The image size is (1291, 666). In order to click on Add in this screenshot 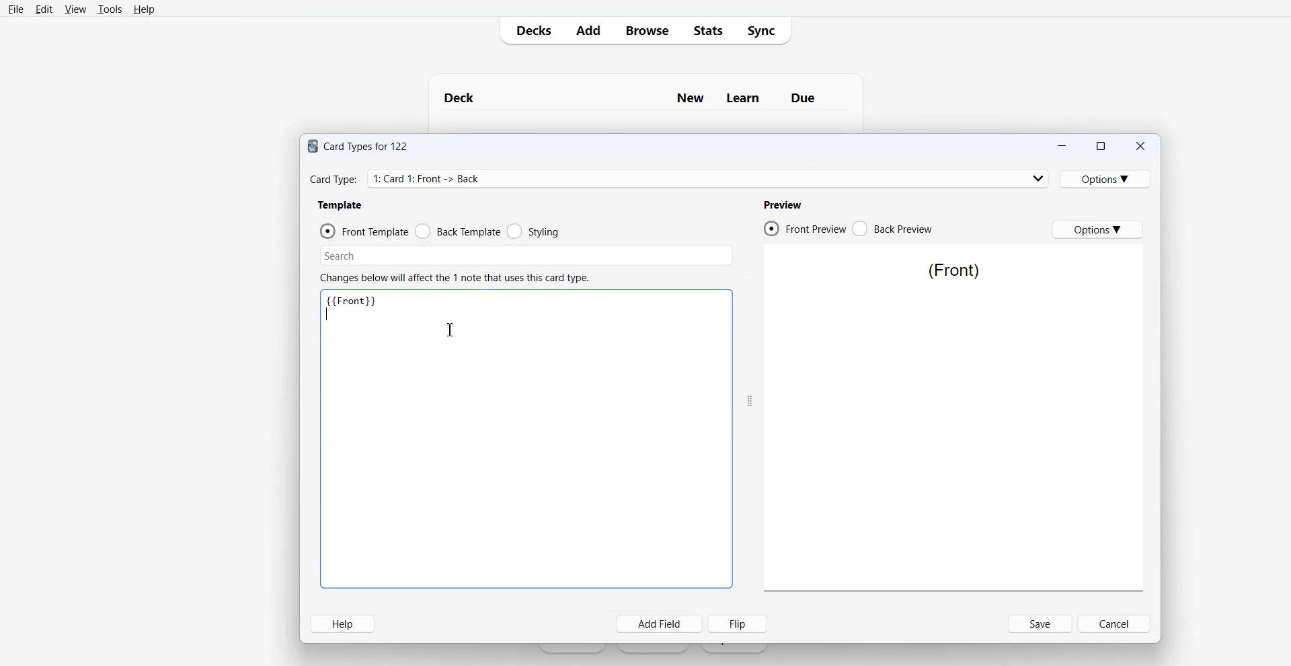, I will do `click(588, 32)`.